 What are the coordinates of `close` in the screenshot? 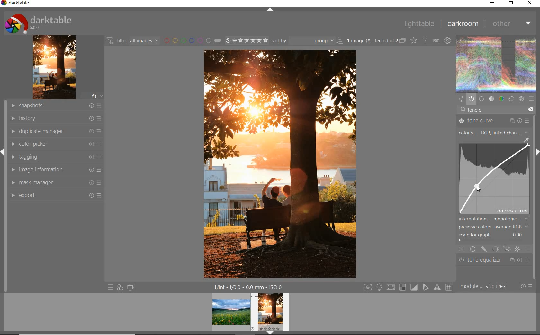 It's located at (462, 250).